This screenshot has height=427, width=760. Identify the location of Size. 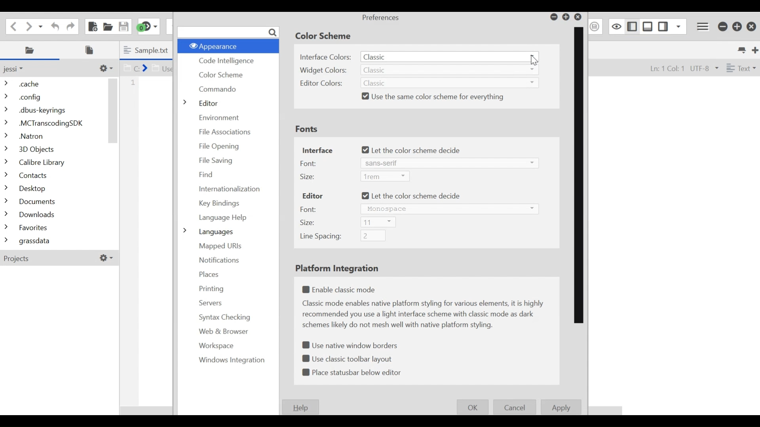
(308, 177).